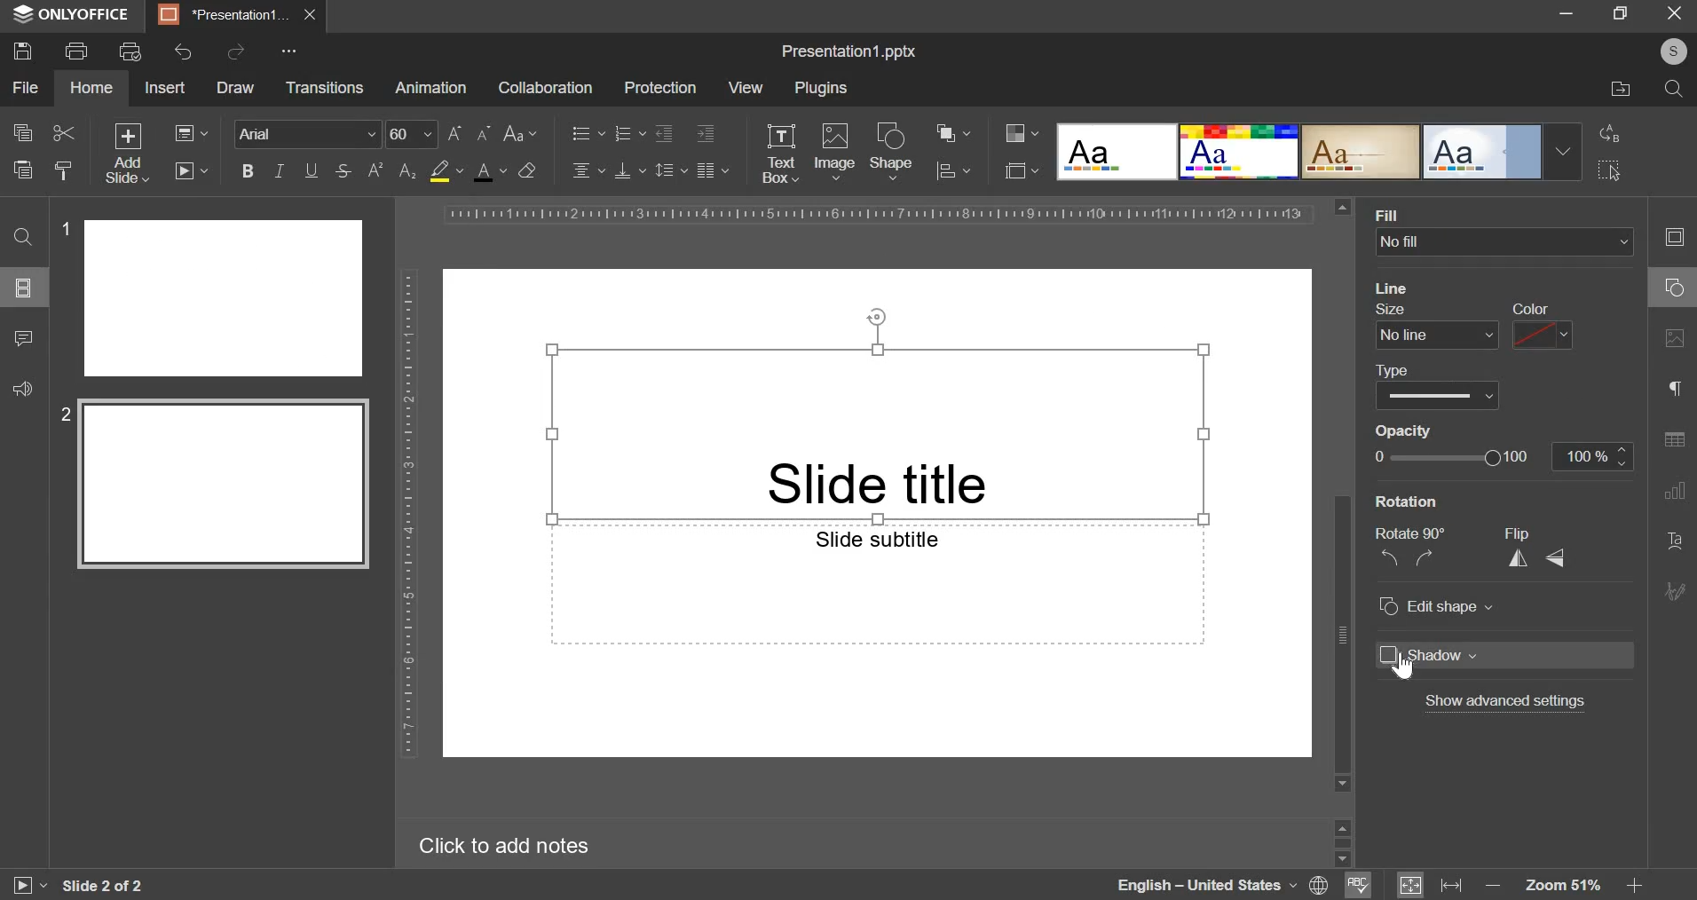 This screenshot has height=900, width=1697. I want to click on align, so click(954, 172).